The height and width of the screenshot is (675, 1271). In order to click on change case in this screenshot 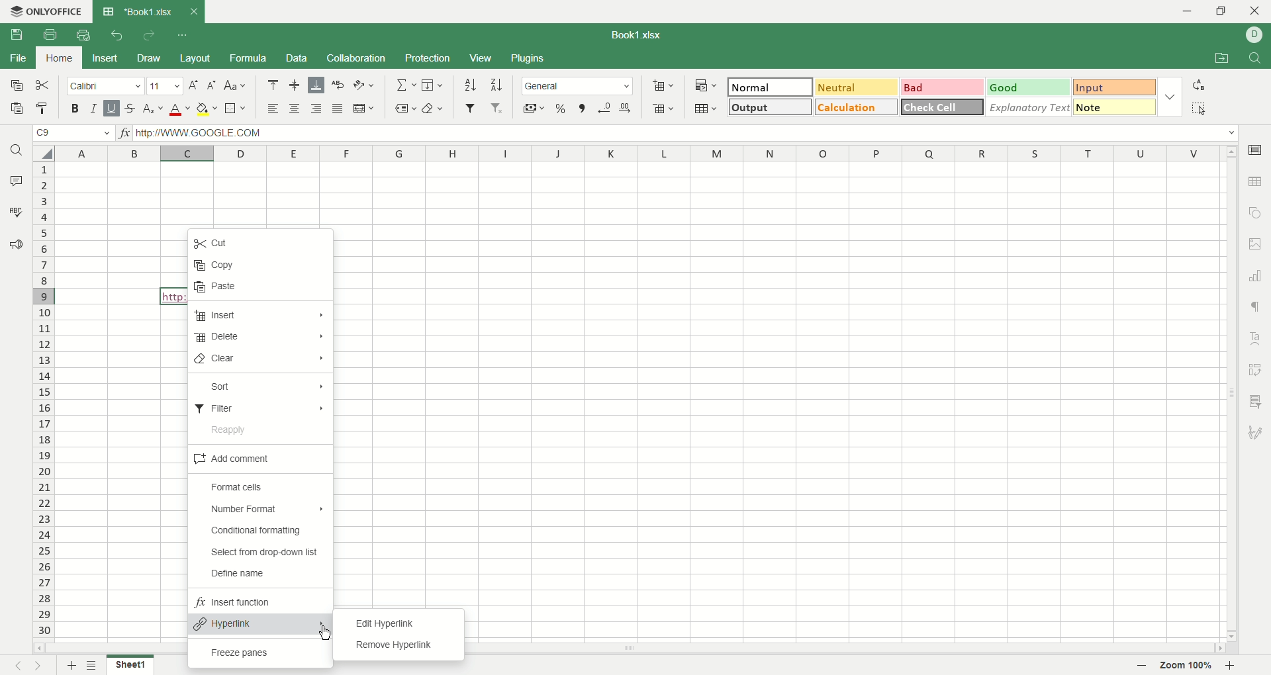, I will do `click(235, 87)`.